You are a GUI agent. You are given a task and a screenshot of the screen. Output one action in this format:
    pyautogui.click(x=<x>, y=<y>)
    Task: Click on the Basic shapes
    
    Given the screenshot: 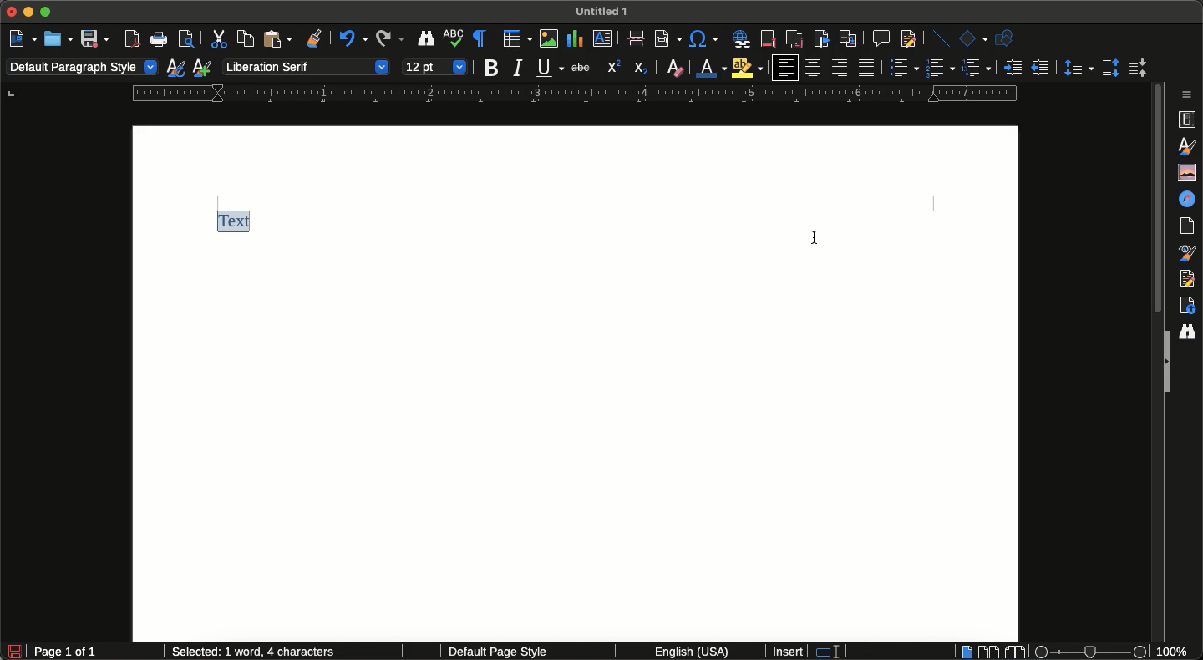 What is the action you would take?
    pyautogui.click(x=972, y=38)
    